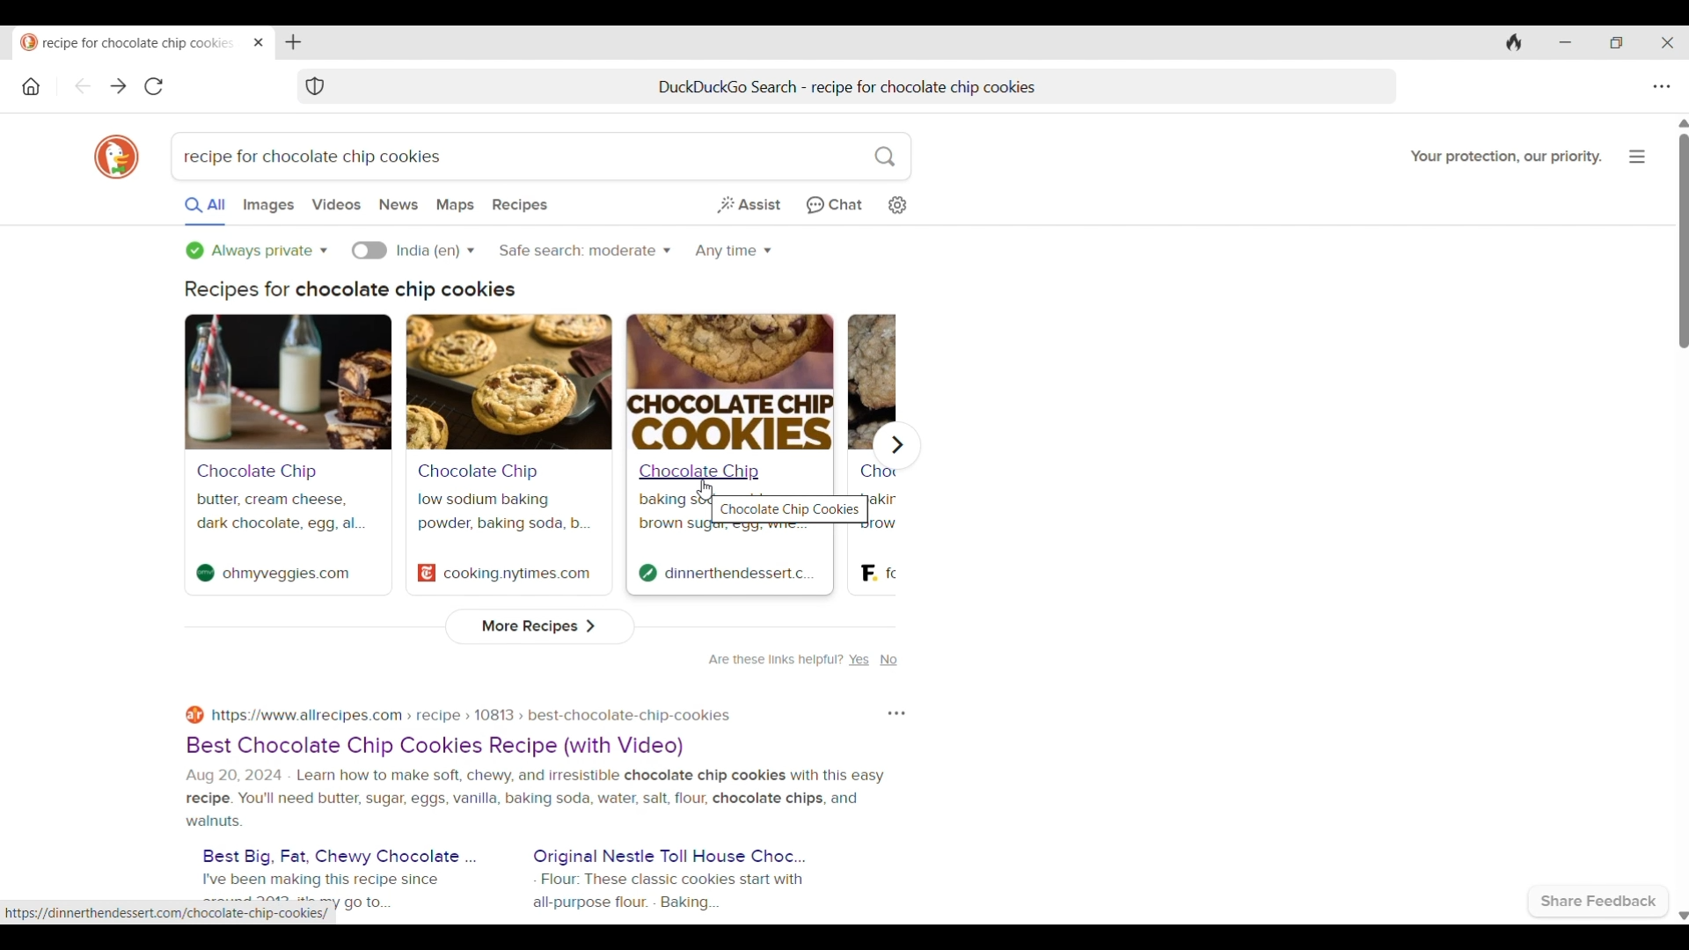 This screenshot has width=1689, height=950. I want to click on brown sug, so click(674, 523).